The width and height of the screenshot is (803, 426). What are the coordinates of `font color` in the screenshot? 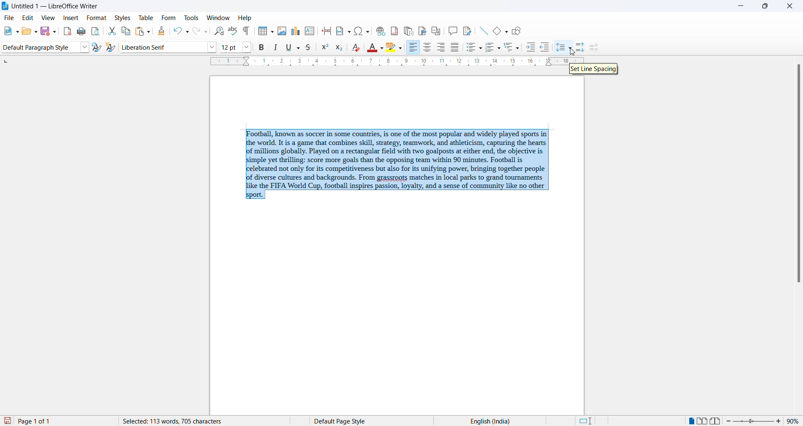 It's located at (372, 47).